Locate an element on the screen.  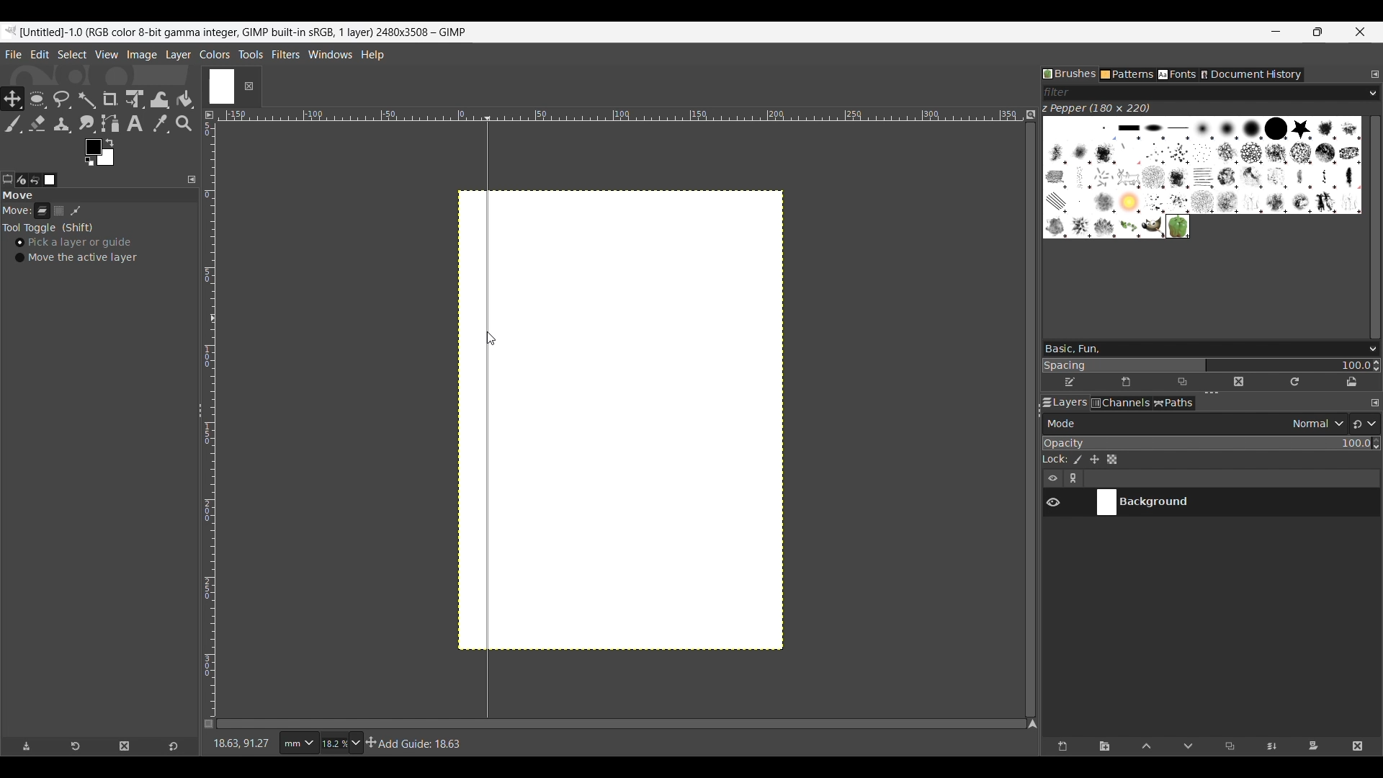
Paintbrush tool is located at coordinates (11, 124).